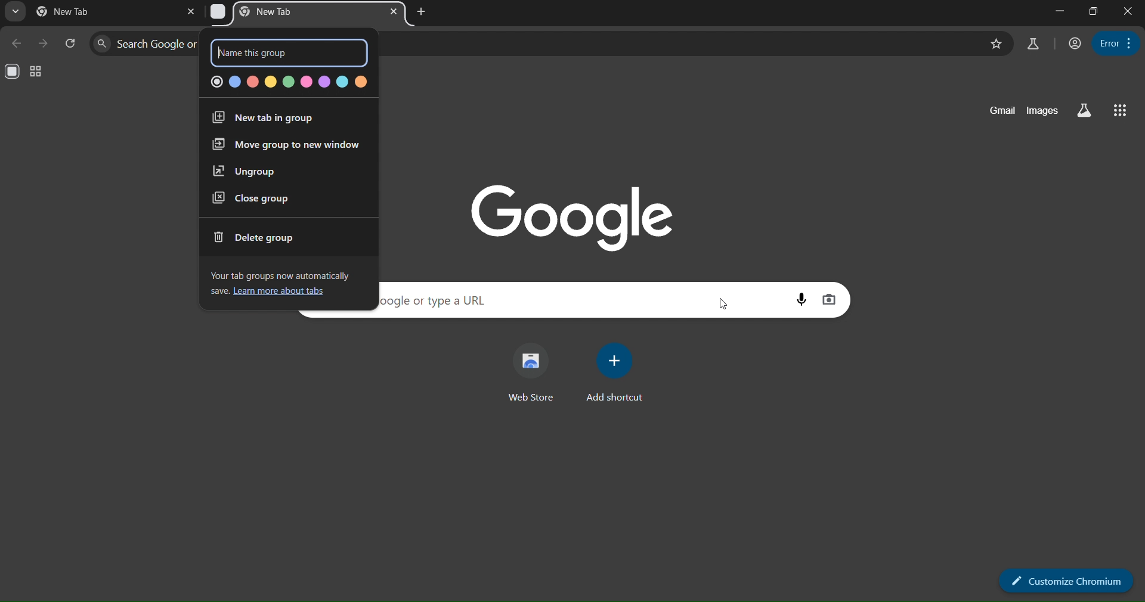 Image resolution: width=1145 pixels, height=602 pixels. What do you see at coordinates (71, 41) in the screenshot?
I see `reload` at bounding box center [71, 41].